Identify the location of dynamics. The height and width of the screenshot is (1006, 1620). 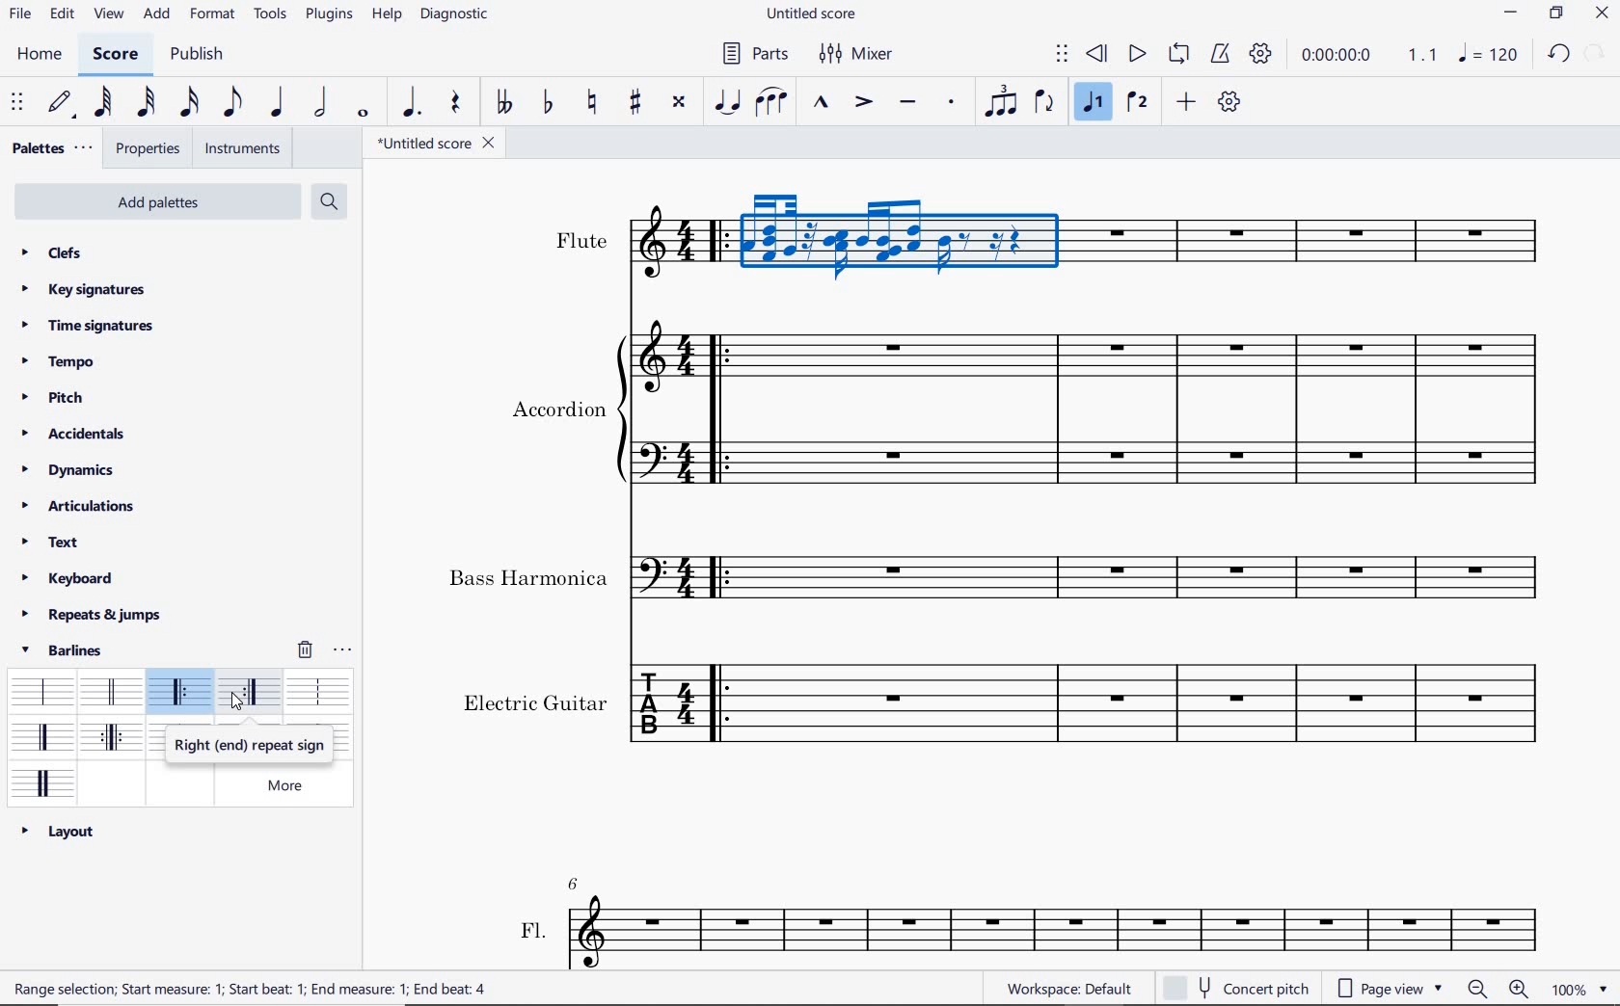
(67, 470).